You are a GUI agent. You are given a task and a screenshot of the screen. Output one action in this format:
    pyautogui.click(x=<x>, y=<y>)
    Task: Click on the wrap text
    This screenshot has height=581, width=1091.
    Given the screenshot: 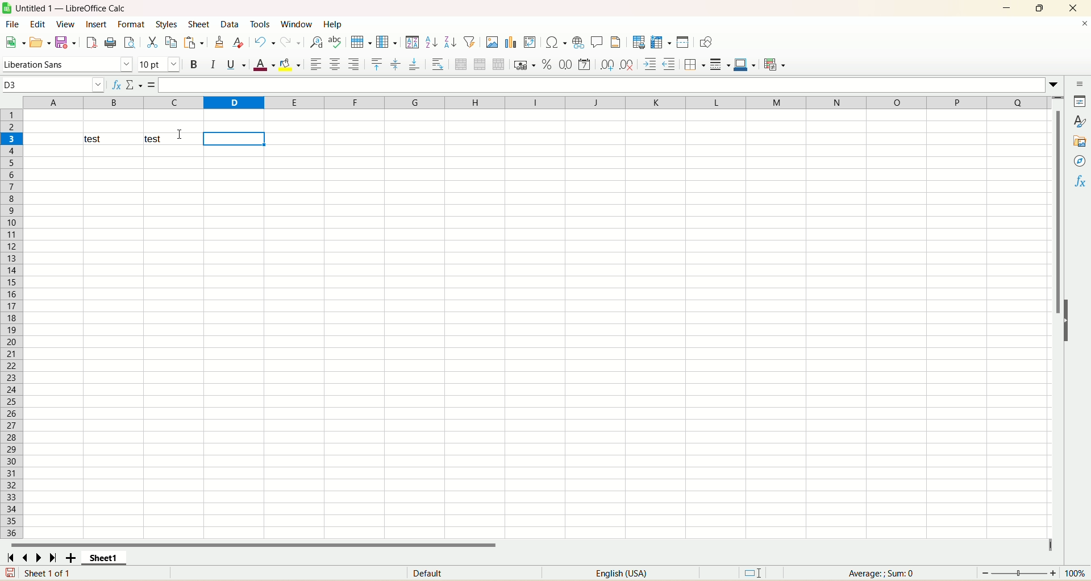 What is the action you would take?
    pyautogui.click(x=437, y=64)
    